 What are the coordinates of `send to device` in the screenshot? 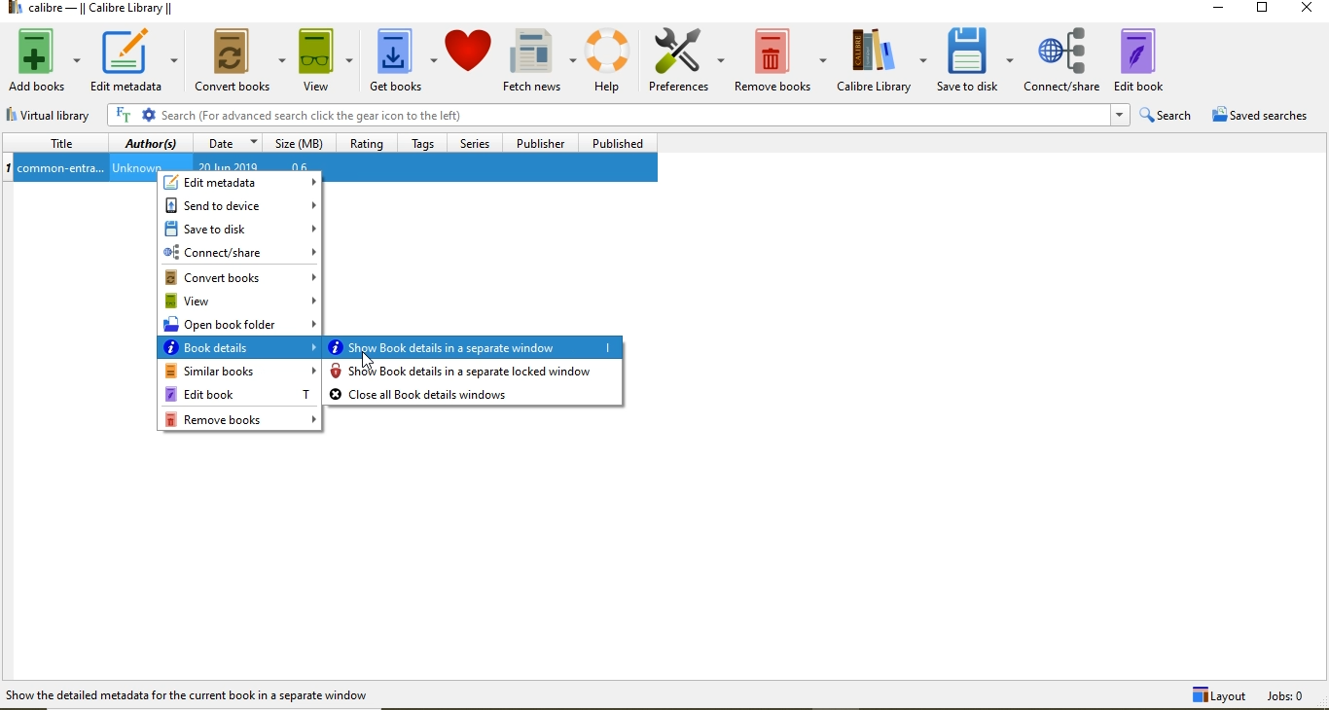 It's located at (239, 205).